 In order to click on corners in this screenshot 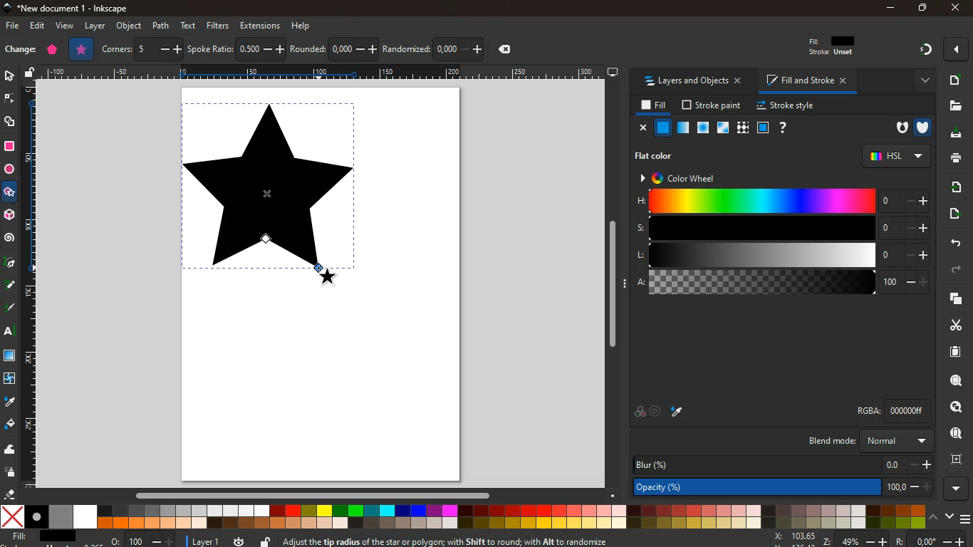, I will do `click(143, 50)`.